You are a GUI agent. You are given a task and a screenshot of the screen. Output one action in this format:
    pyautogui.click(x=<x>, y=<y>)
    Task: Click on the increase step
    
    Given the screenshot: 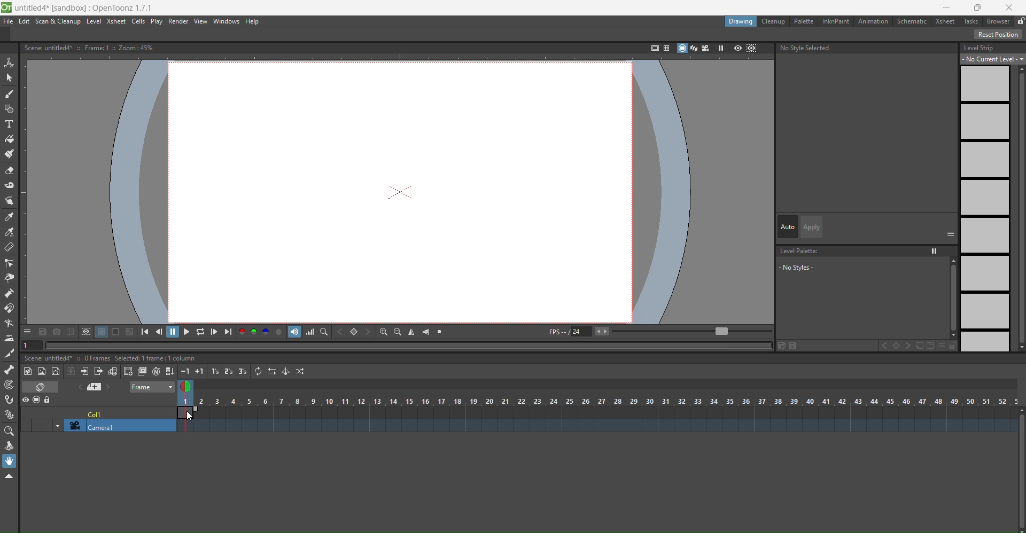 What is the action you would take?
    pyautogui.click(x=214, y=371)
    